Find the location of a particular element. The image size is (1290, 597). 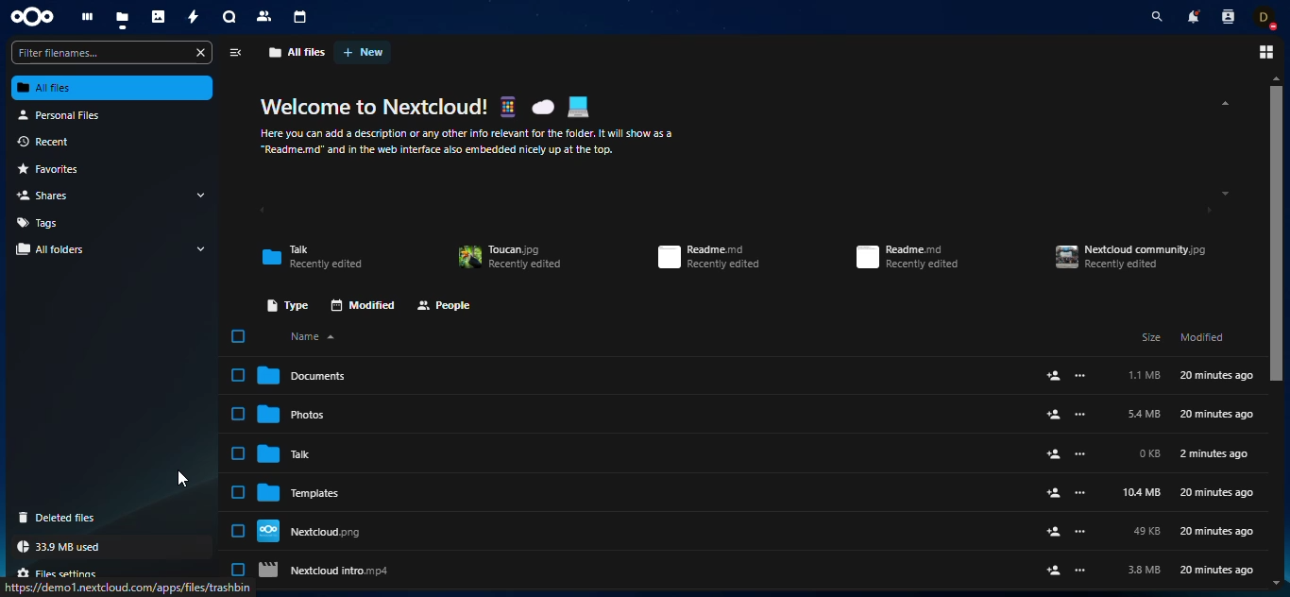

Readme.md Recently edited is located at coordinates (711, 257).